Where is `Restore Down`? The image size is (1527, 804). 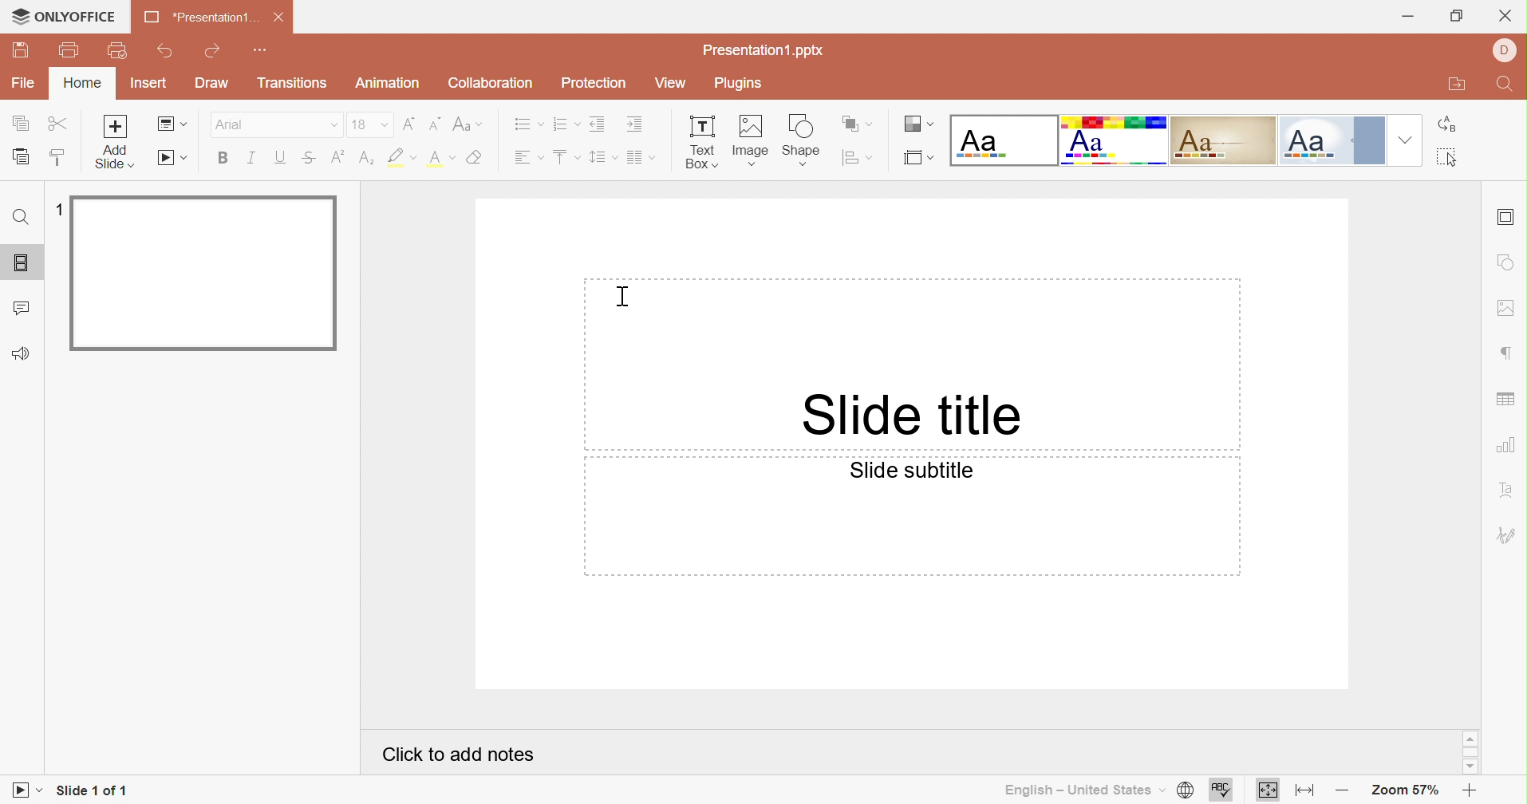
Restore Down is located at coordinates (1456, 18).